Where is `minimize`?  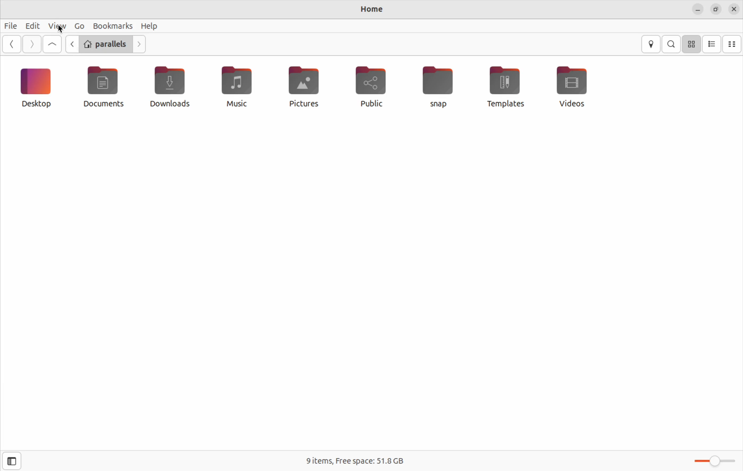 minimize is located at coordinates (697, 10).